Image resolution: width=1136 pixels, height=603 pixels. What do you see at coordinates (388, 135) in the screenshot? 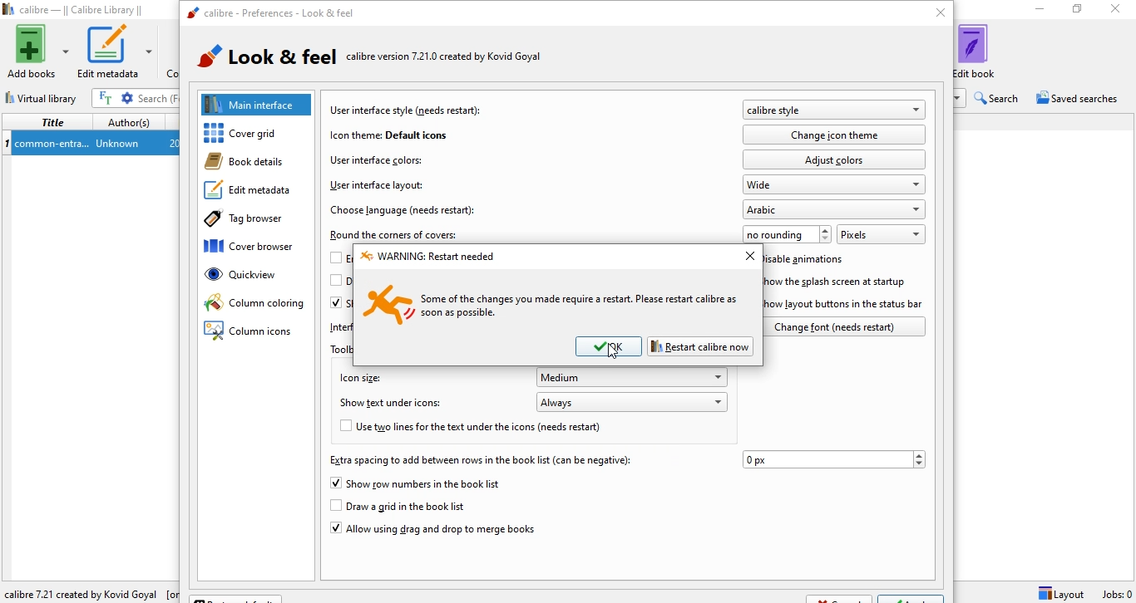
I see `icon theme: default icons` at bounding box center [388, 135].